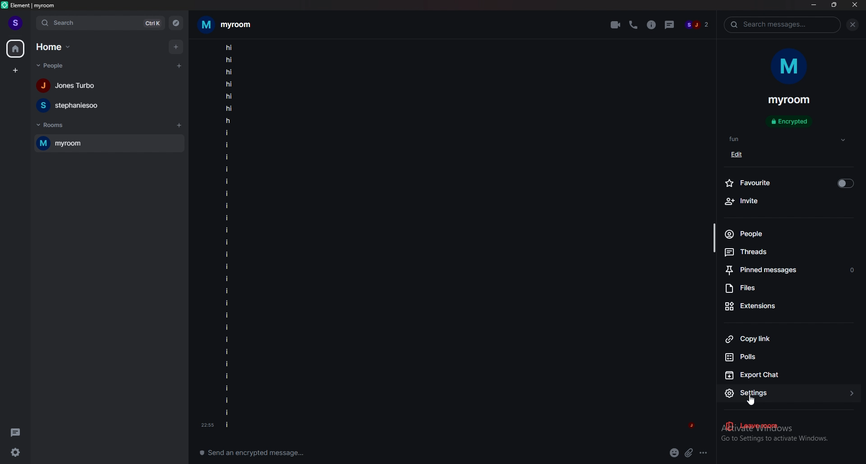  Describe the element at coordinates (786, 357) in the screenshot. I see `polls` at that location.